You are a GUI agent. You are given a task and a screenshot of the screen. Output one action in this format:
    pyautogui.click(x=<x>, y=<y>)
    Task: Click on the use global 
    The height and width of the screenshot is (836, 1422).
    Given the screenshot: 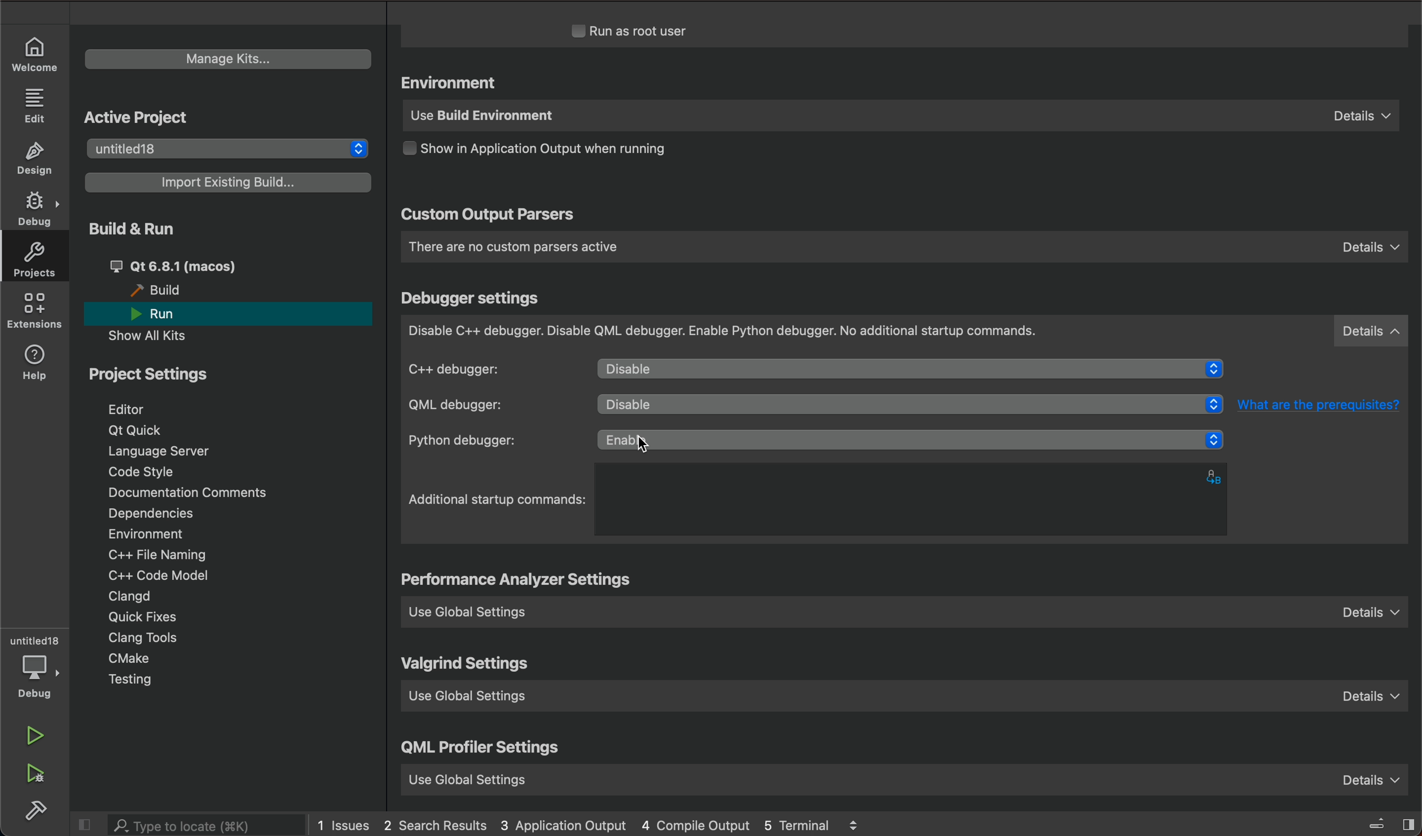 What is the action you would take?
    pyautogui.click(x=912, y=611)
    